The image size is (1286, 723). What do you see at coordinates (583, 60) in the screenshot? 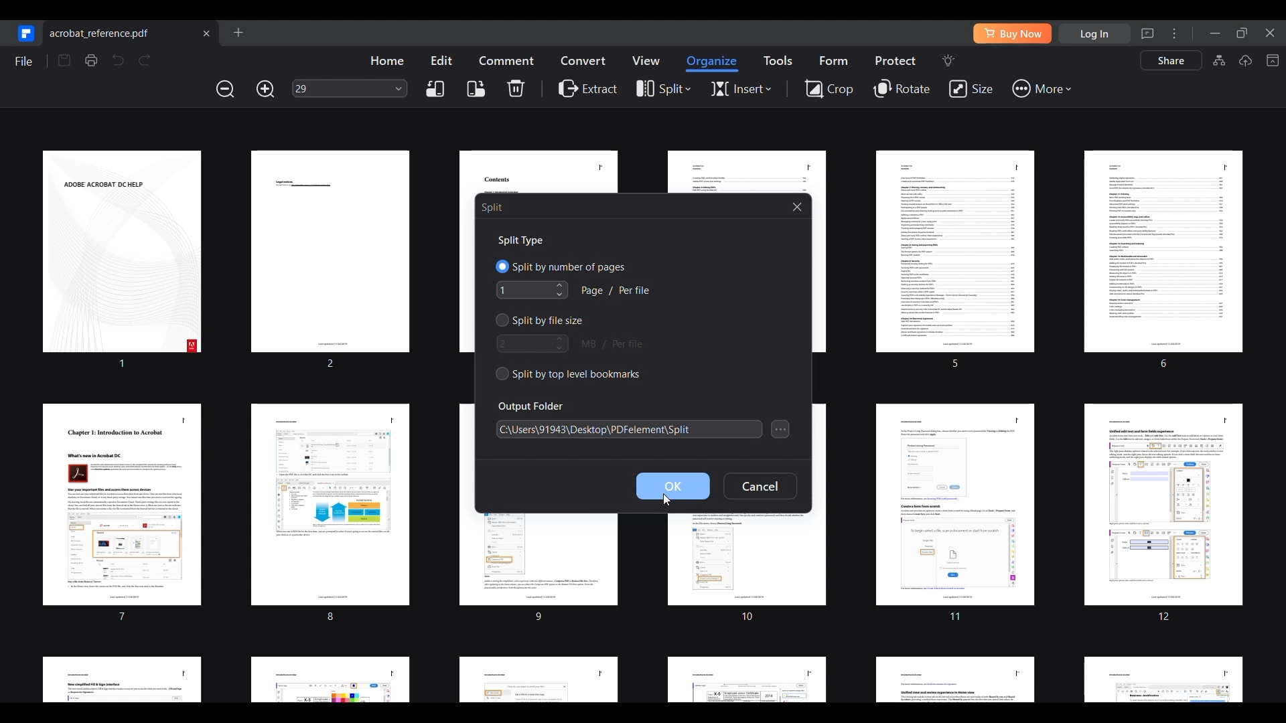
I see `Convert` at bounding box center [583, 60].